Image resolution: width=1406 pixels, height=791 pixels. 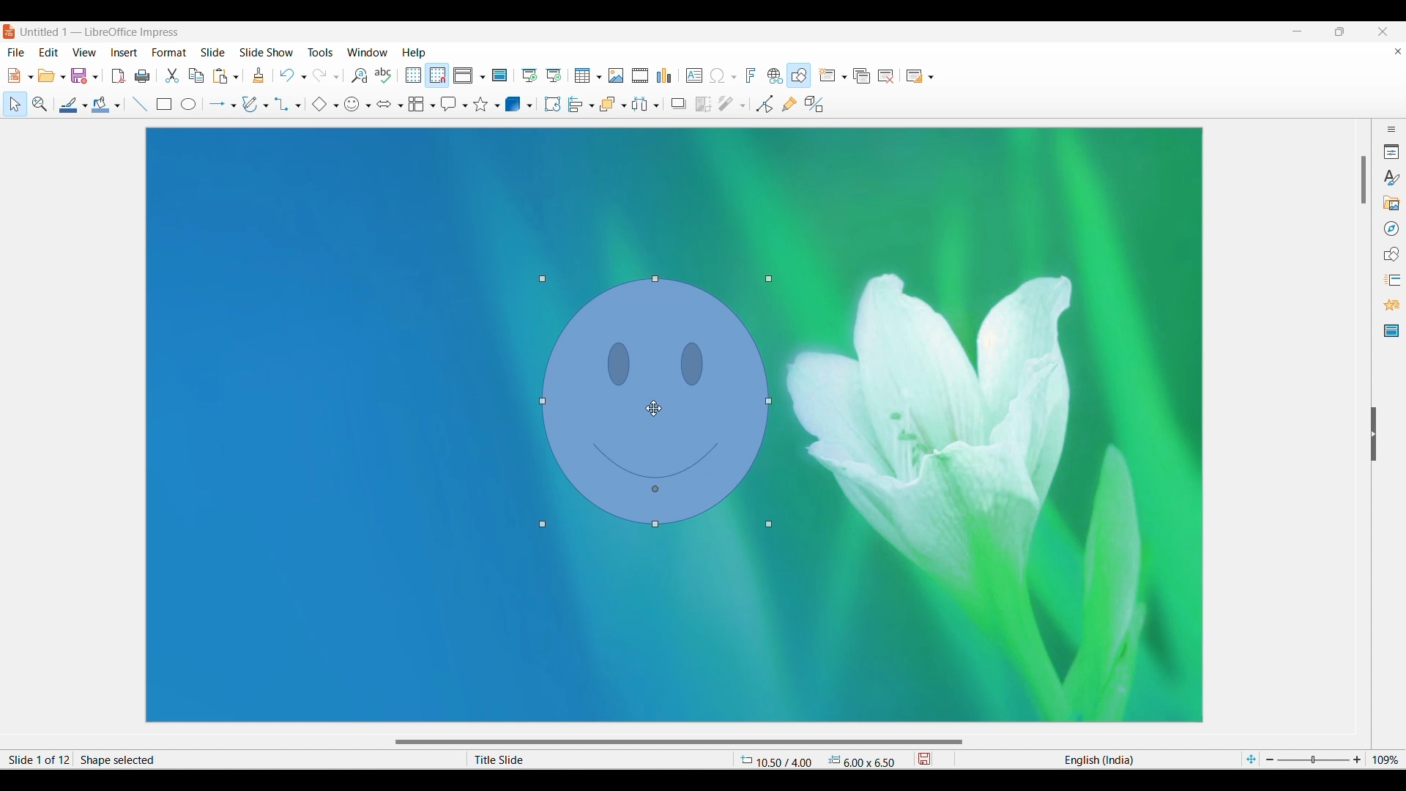 I want to click on Selected alignment, so click(x=576, y=104).